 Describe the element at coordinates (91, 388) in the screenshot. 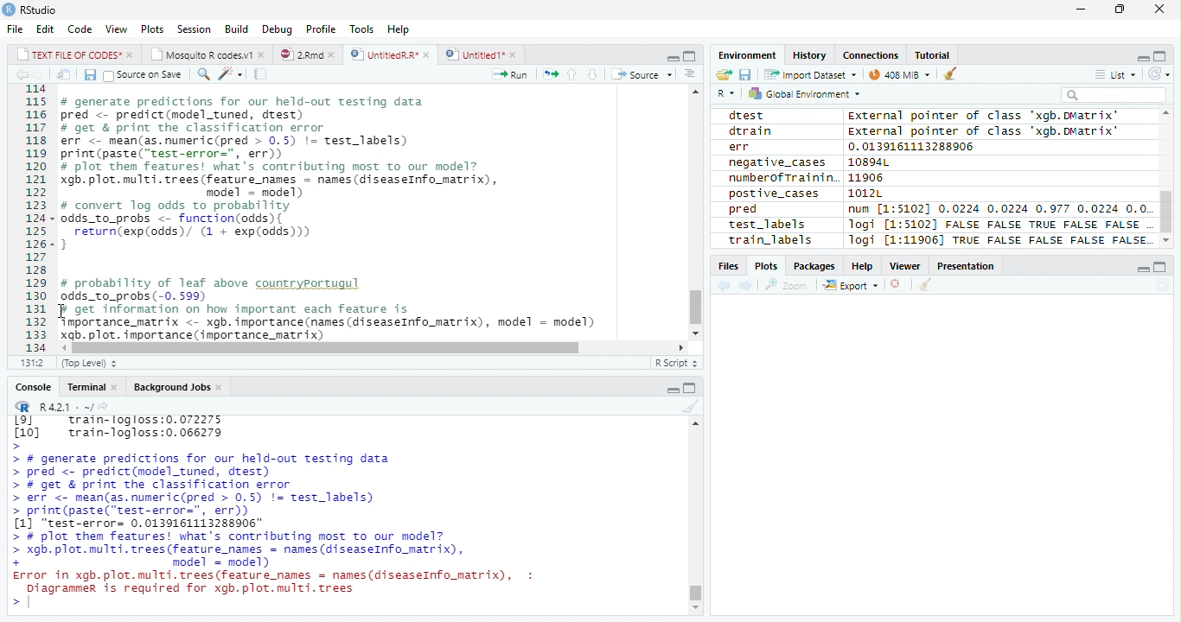

I see `Terminal` at that location.